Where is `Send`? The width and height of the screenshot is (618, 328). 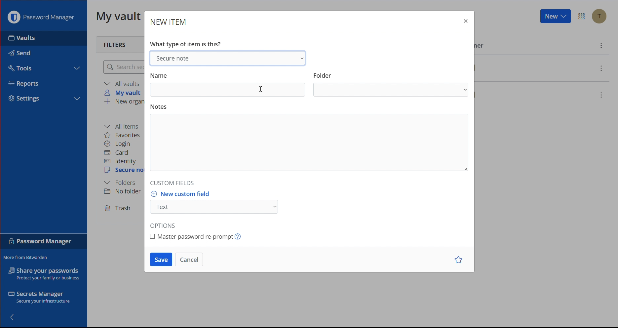 Send is located at coordinates (19, 53).